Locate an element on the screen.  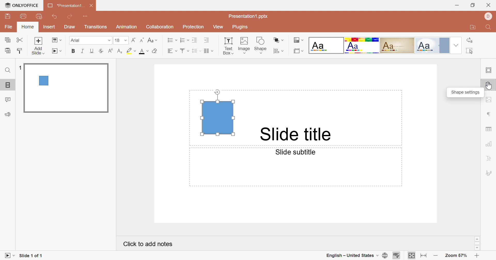
Highlight color is located at coordinates (130, 51).